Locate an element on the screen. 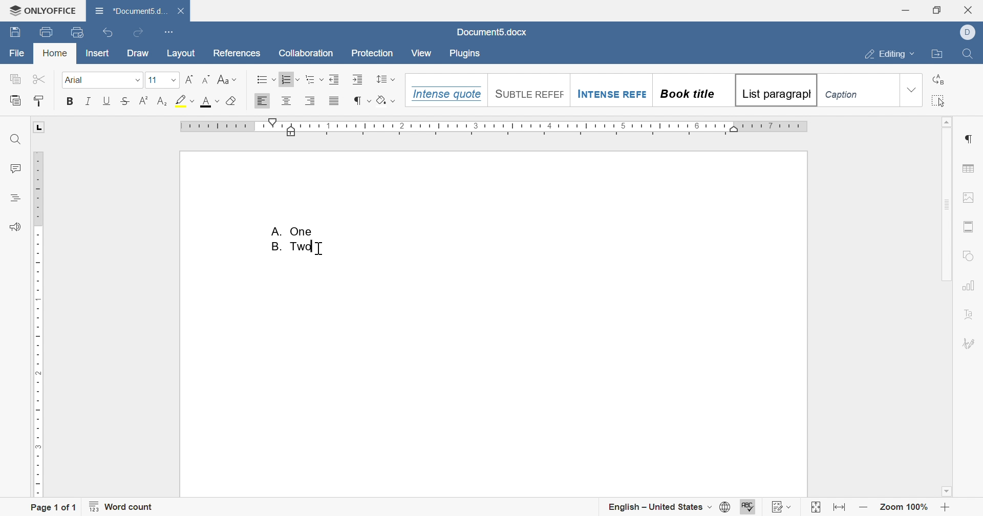  replace is located at coordinates (939, 79).